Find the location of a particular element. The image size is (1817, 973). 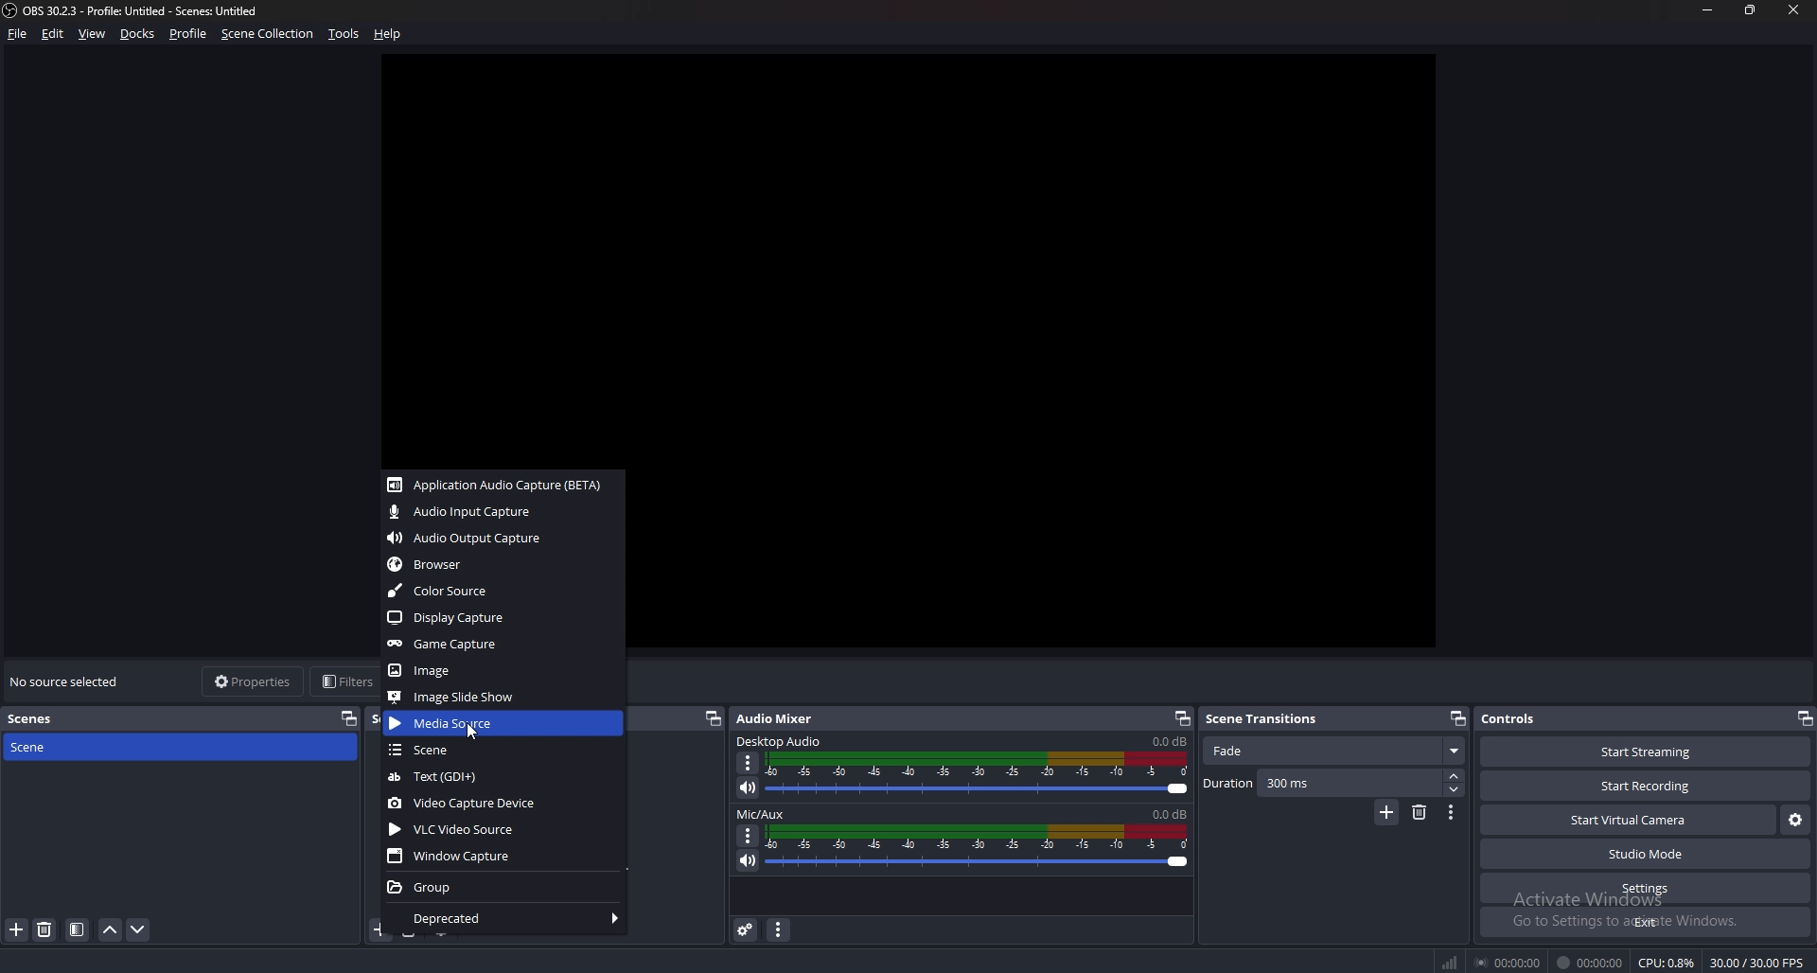

Duration is located at coordinates (1323, 783).